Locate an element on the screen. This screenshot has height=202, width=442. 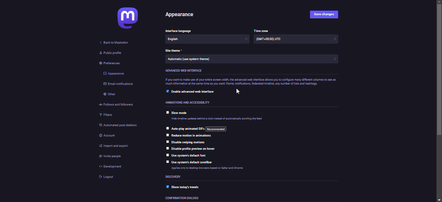
Interface language is located at coordinates (181, 31).